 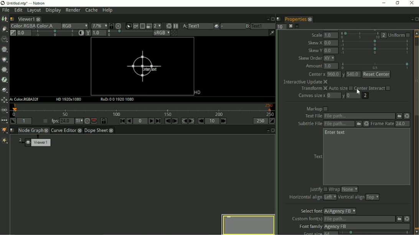 I want to click on Scale, so click(x=317, y=35).